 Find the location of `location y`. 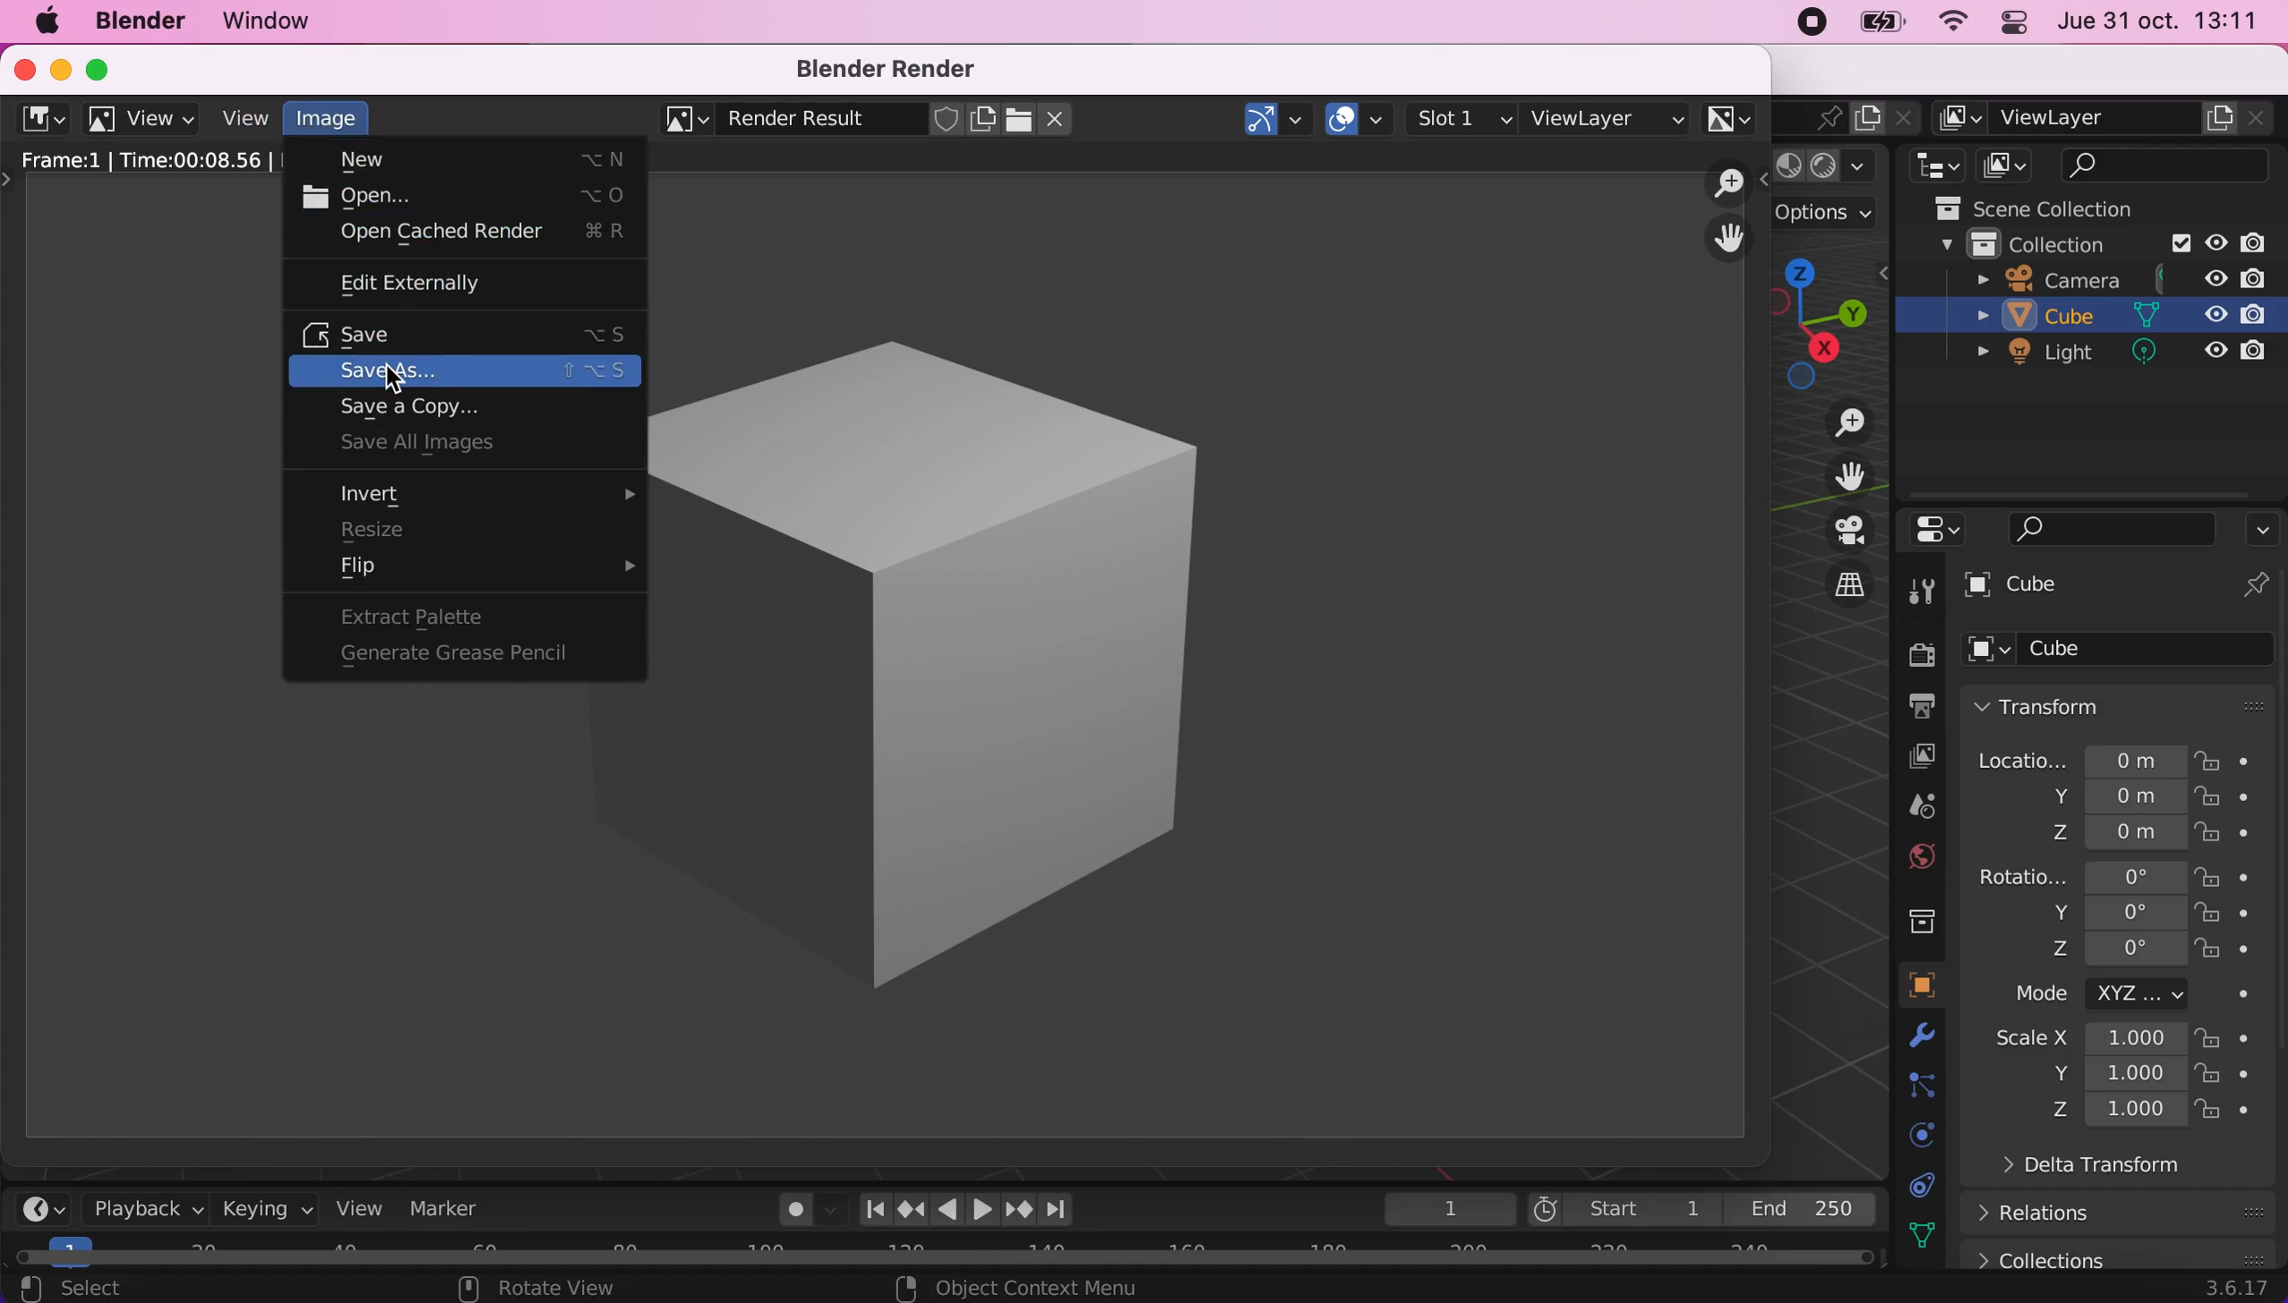

location y is located at coordinates (2082, 796).